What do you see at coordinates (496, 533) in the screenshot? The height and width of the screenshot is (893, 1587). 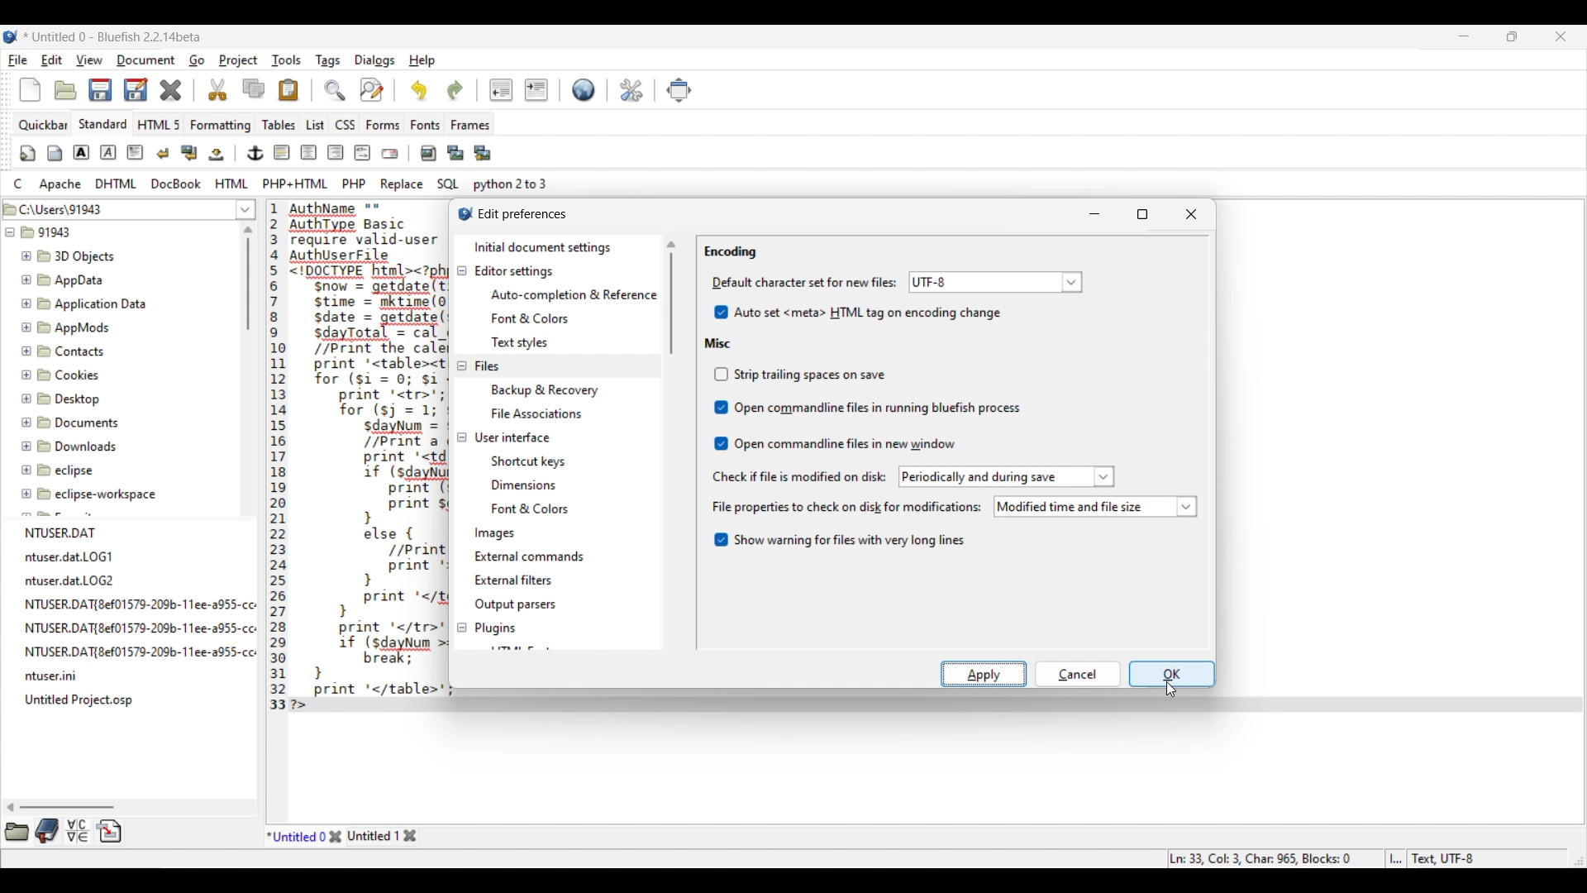 I see `Images` at bounding box center [496, 533].